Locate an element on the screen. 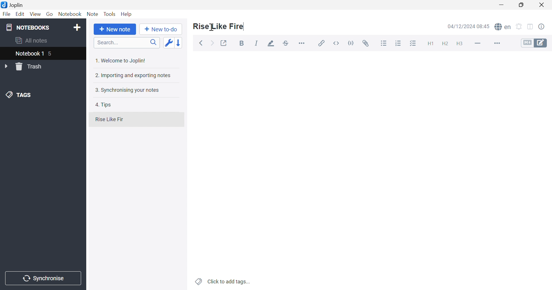 Image resolution: width=552 pixels, height=290 pixels. Notes properties is located at coordinates (542, 26).